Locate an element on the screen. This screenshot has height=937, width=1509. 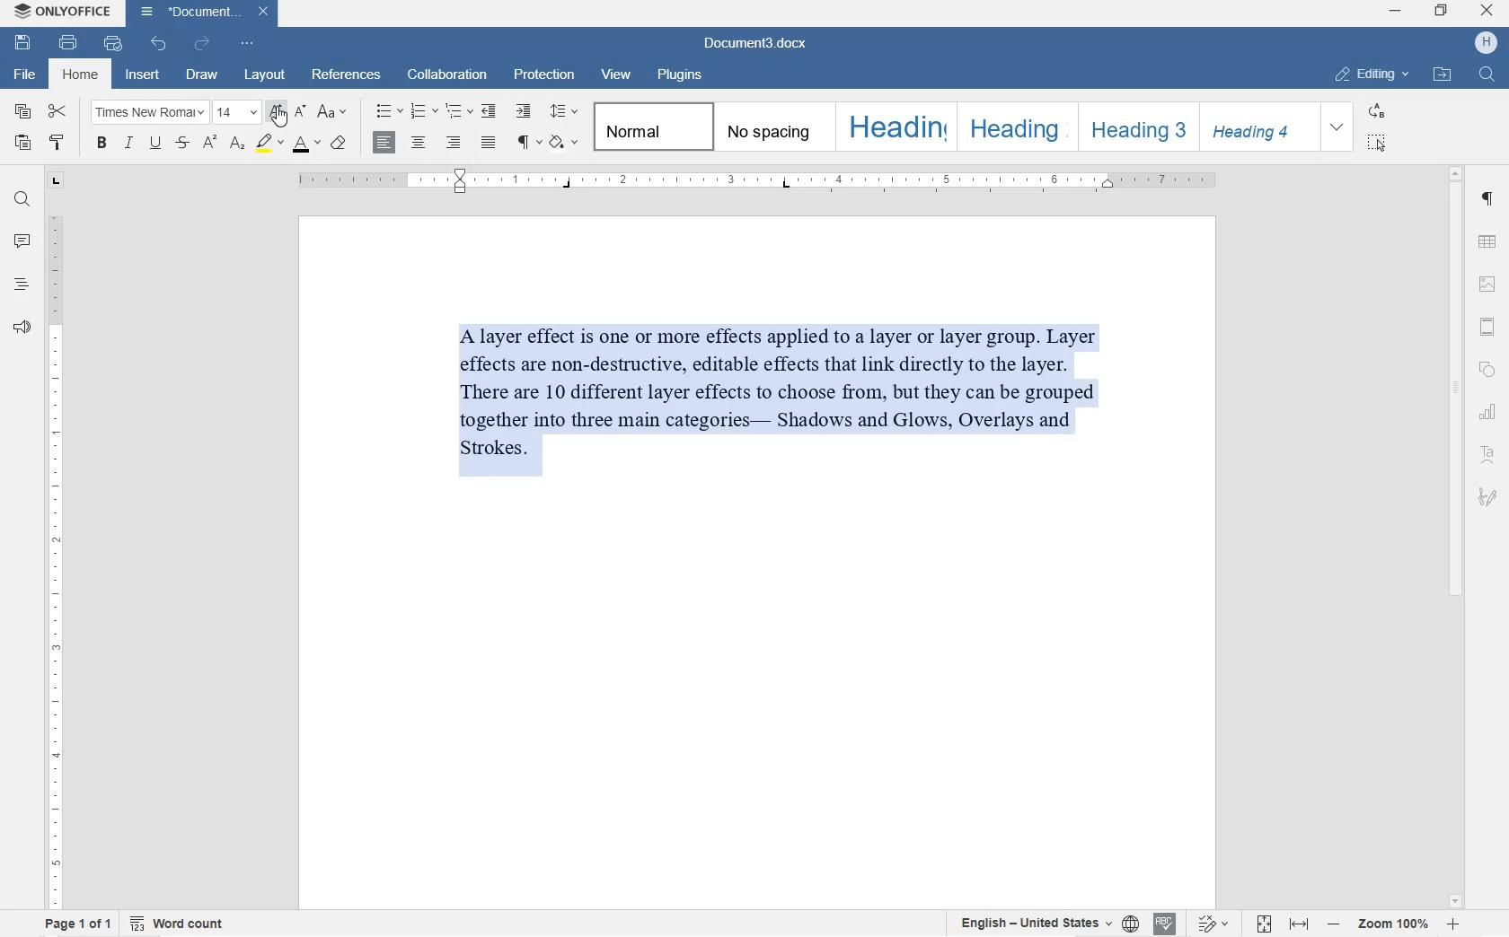
zoom out or in is located at coordinates (1390, 924).